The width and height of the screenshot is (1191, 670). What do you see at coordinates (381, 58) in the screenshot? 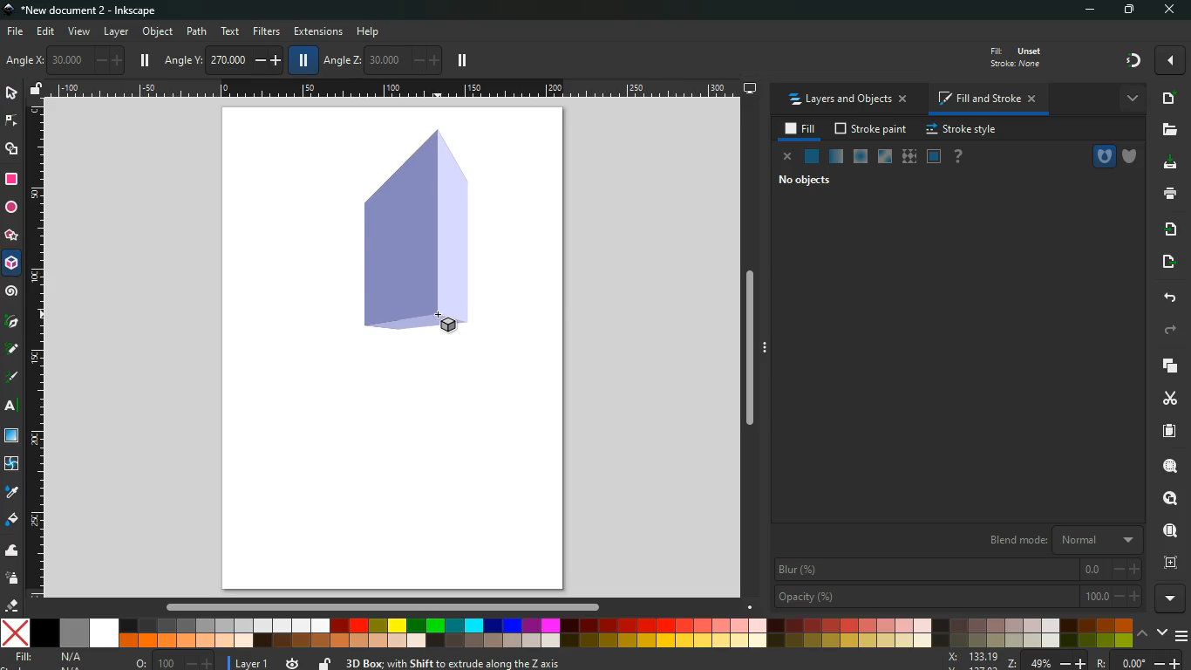
I see `angle z` at bounding box center [381, 58].